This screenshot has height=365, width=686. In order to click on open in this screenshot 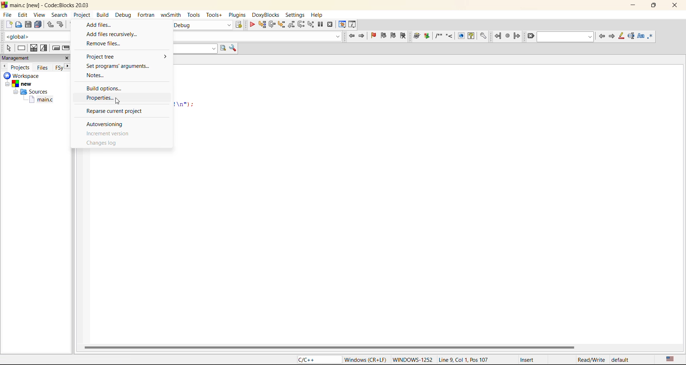, I will do `click(19, 25)`.